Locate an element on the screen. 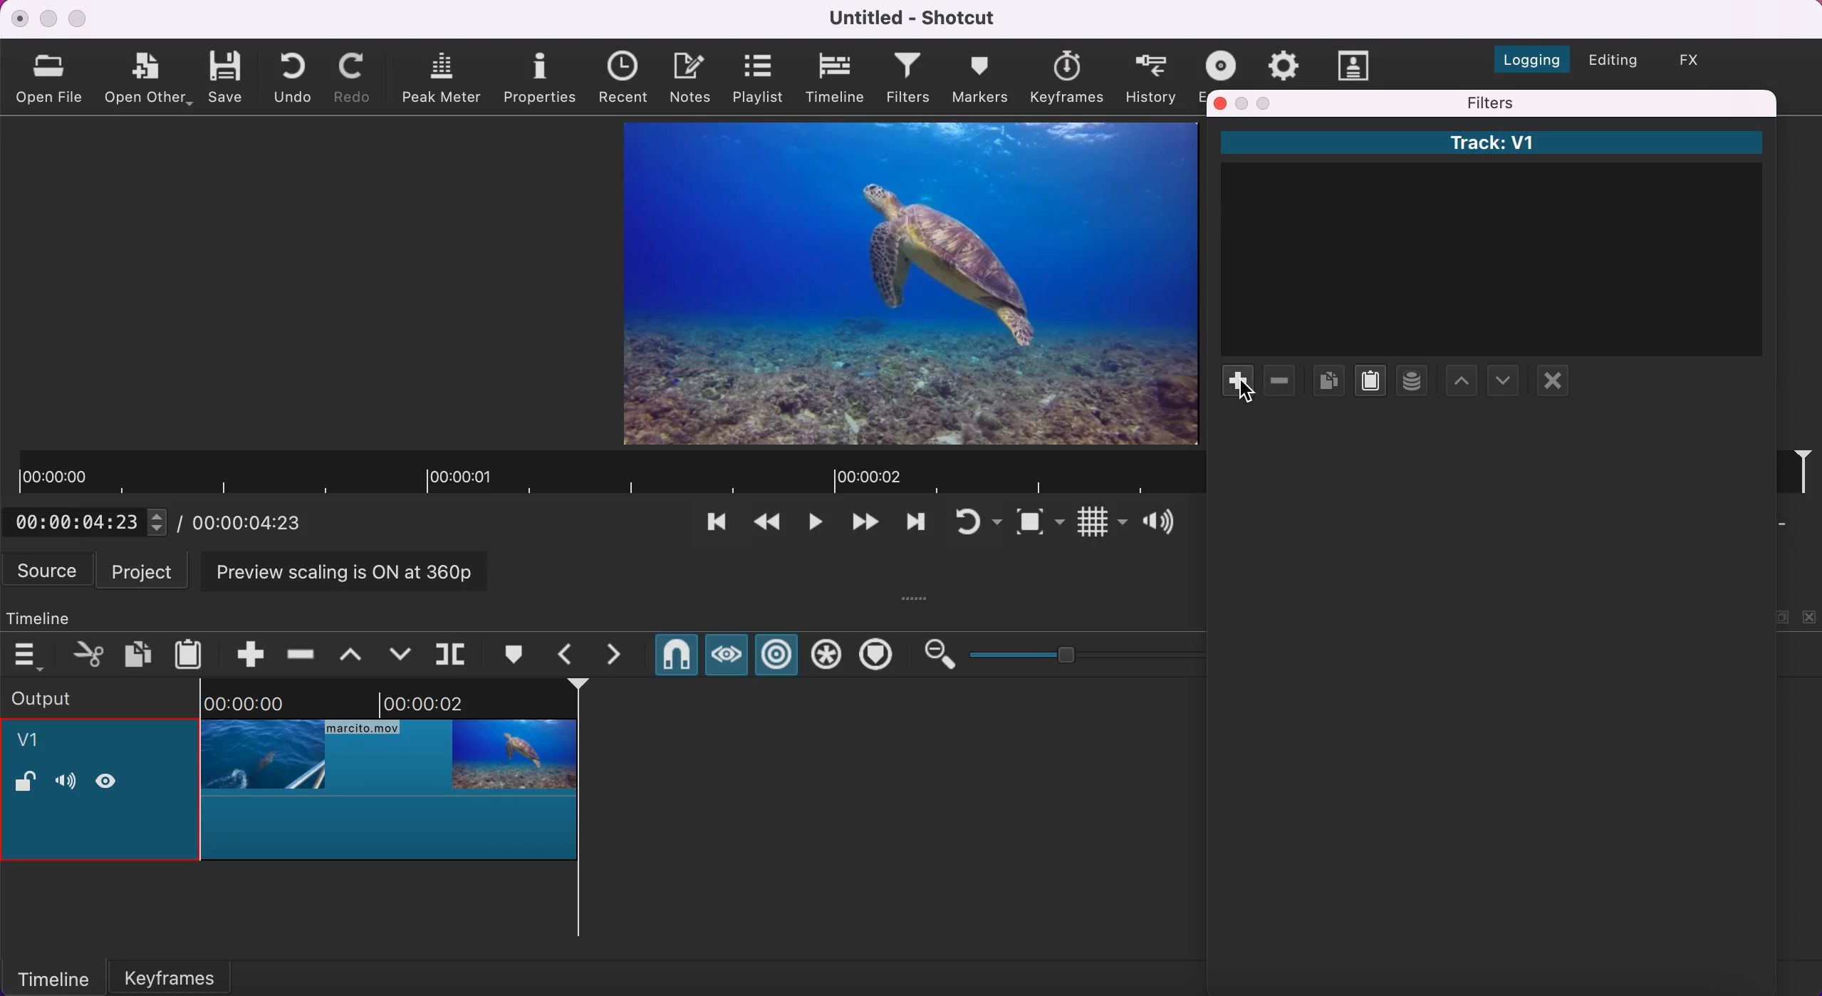 The image size is (1822, 996). properties is located at coordinates (542, 76).